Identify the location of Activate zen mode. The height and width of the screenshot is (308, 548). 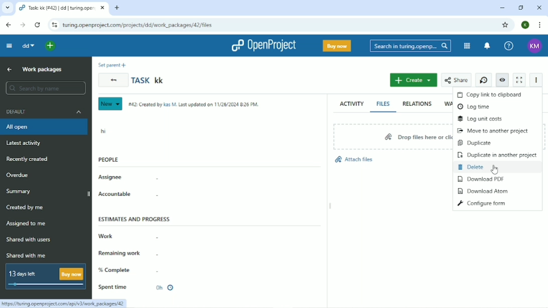
(519, 80).